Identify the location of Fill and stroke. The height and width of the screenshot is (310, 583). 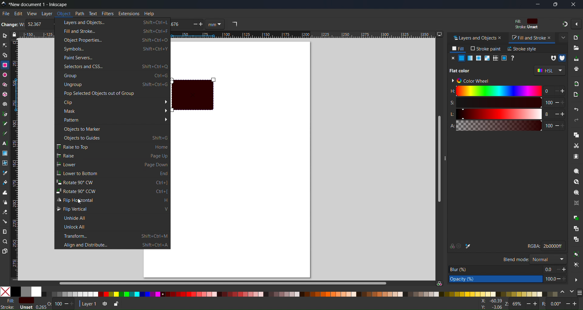
(112, 31).